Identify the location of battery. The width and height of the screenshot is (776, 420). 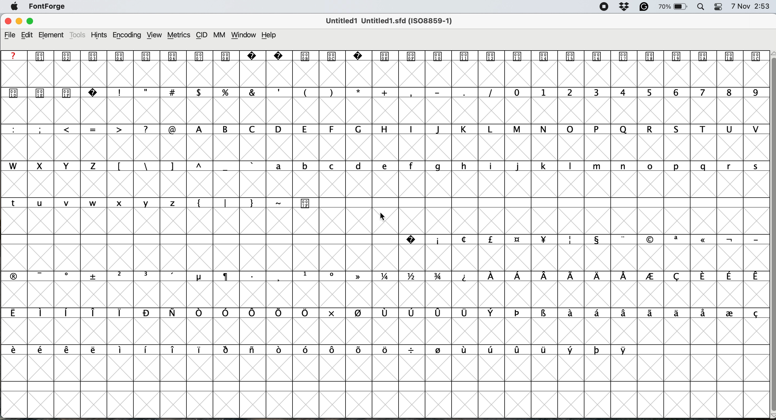
(674, 7).